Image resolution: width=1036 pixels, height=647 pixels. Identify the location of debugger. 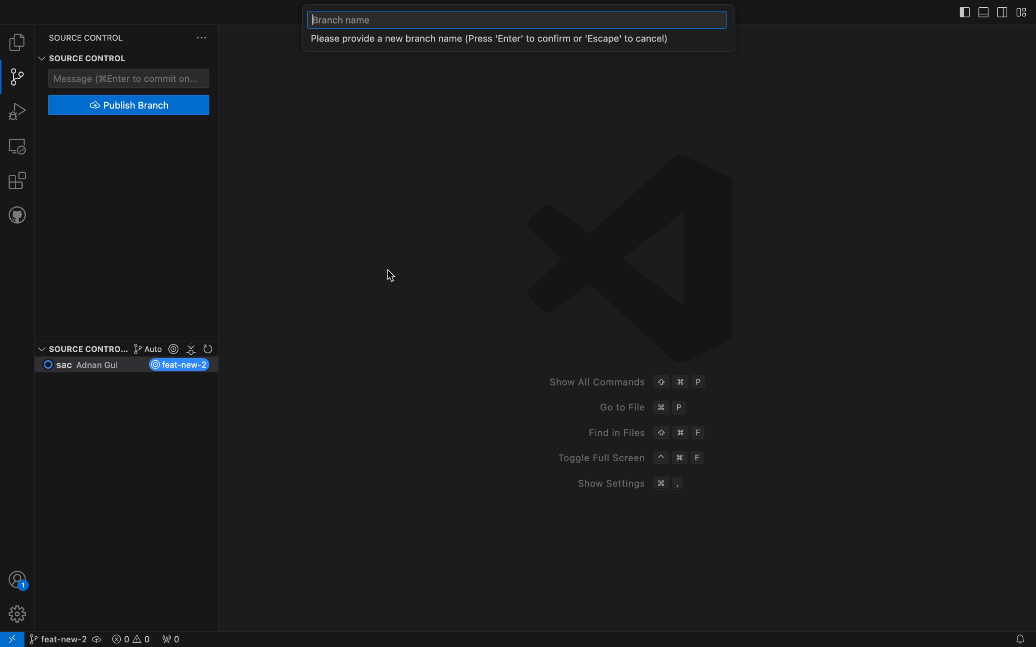
(17, 110).